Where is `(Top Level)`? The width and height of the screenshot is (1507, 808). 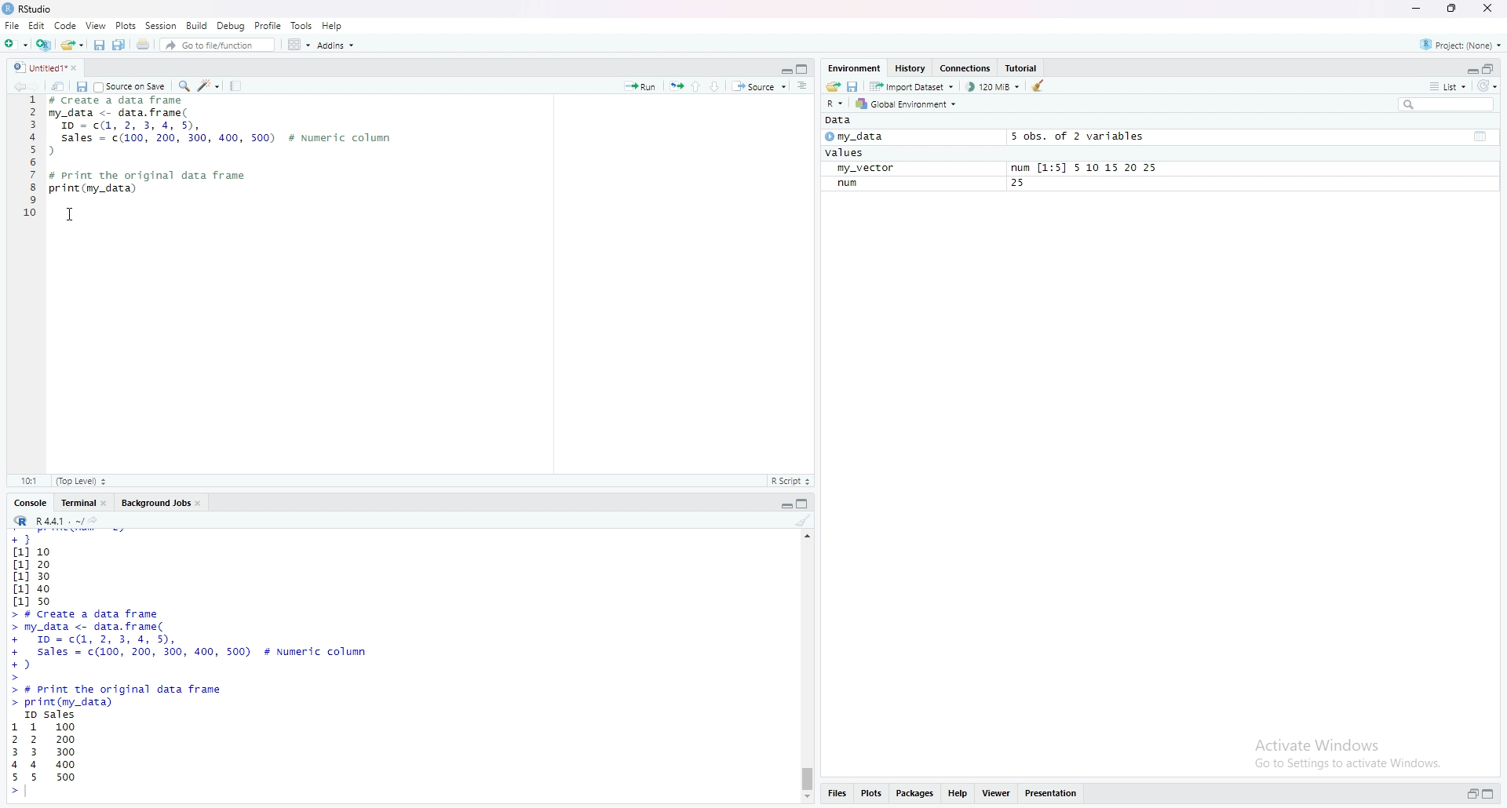 (Top Level) is located at coordinates (83, 481).